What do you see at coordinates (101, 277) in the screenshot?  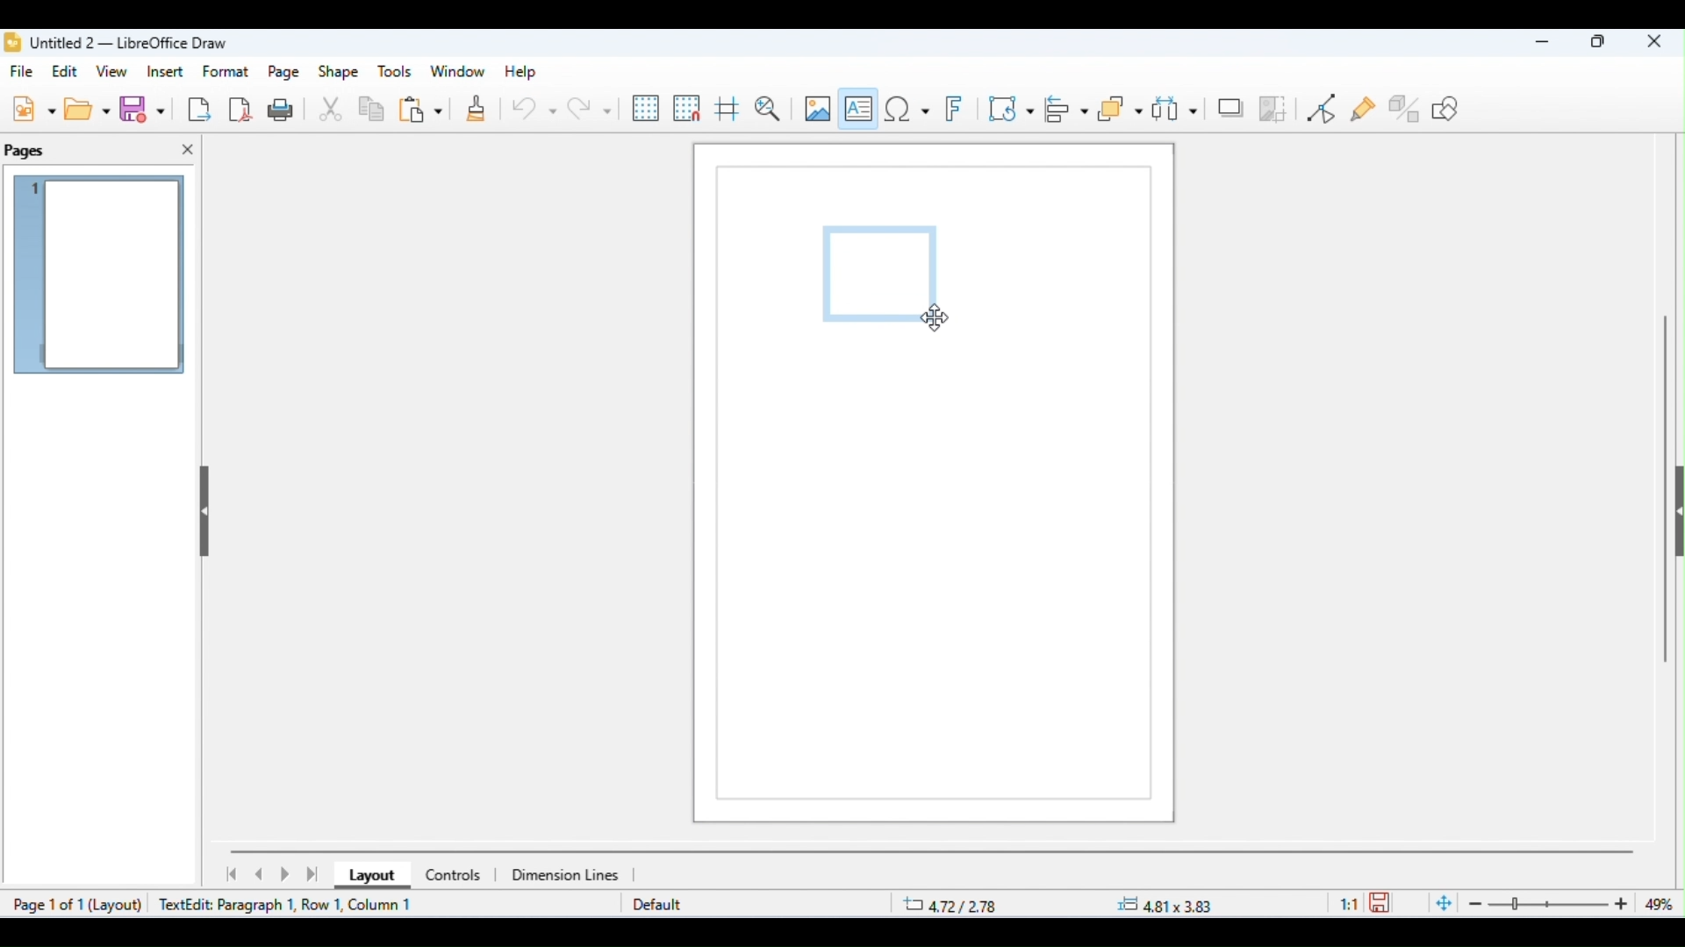 I see `current page ` at bounding box center [101, 277].